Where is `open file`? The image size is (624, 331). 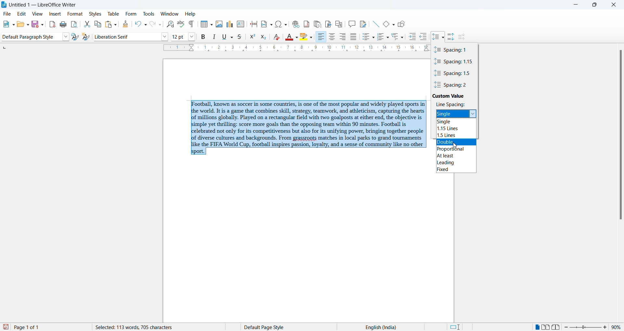 open file is located at coordinates (19, 25).